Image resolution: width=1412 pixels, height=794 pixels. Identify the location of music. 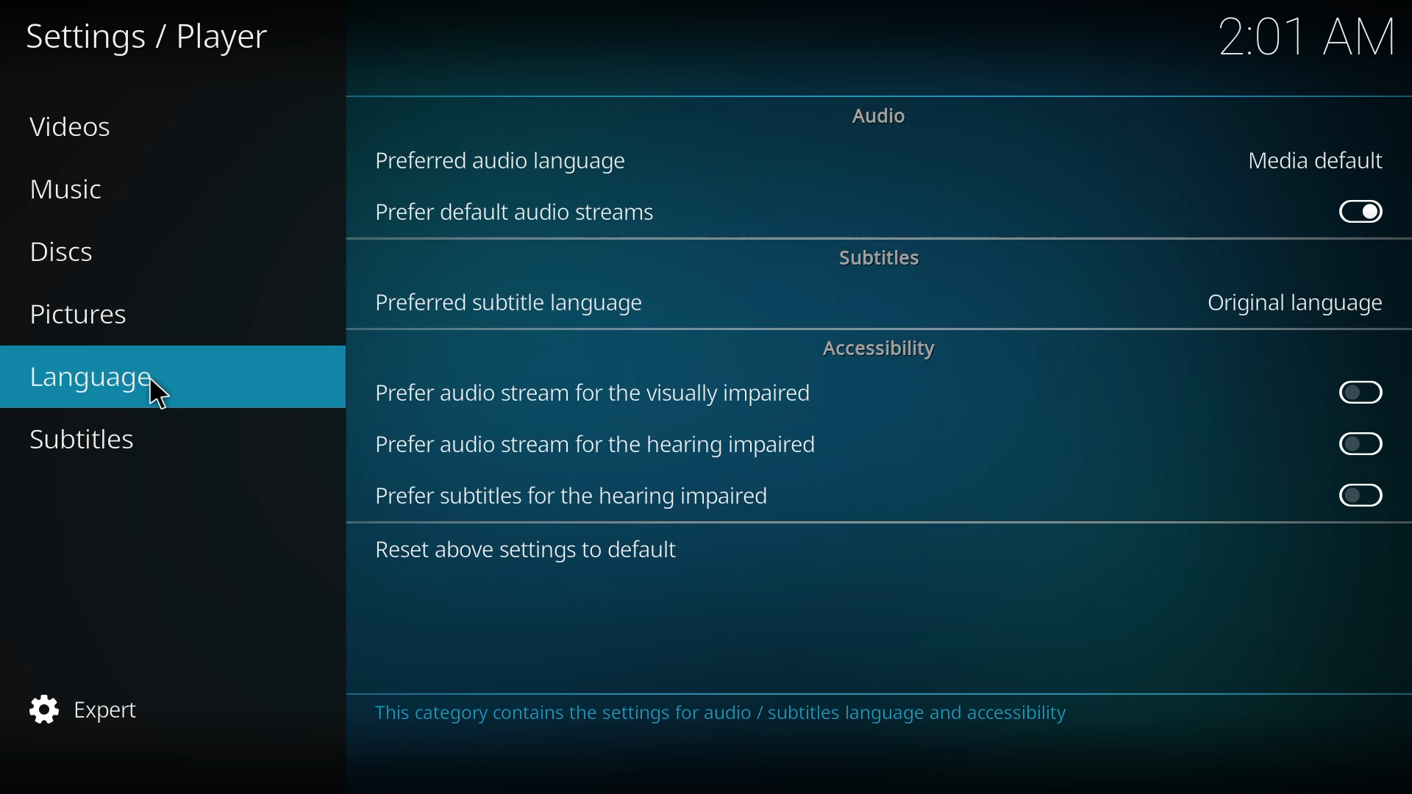
(71, 191).